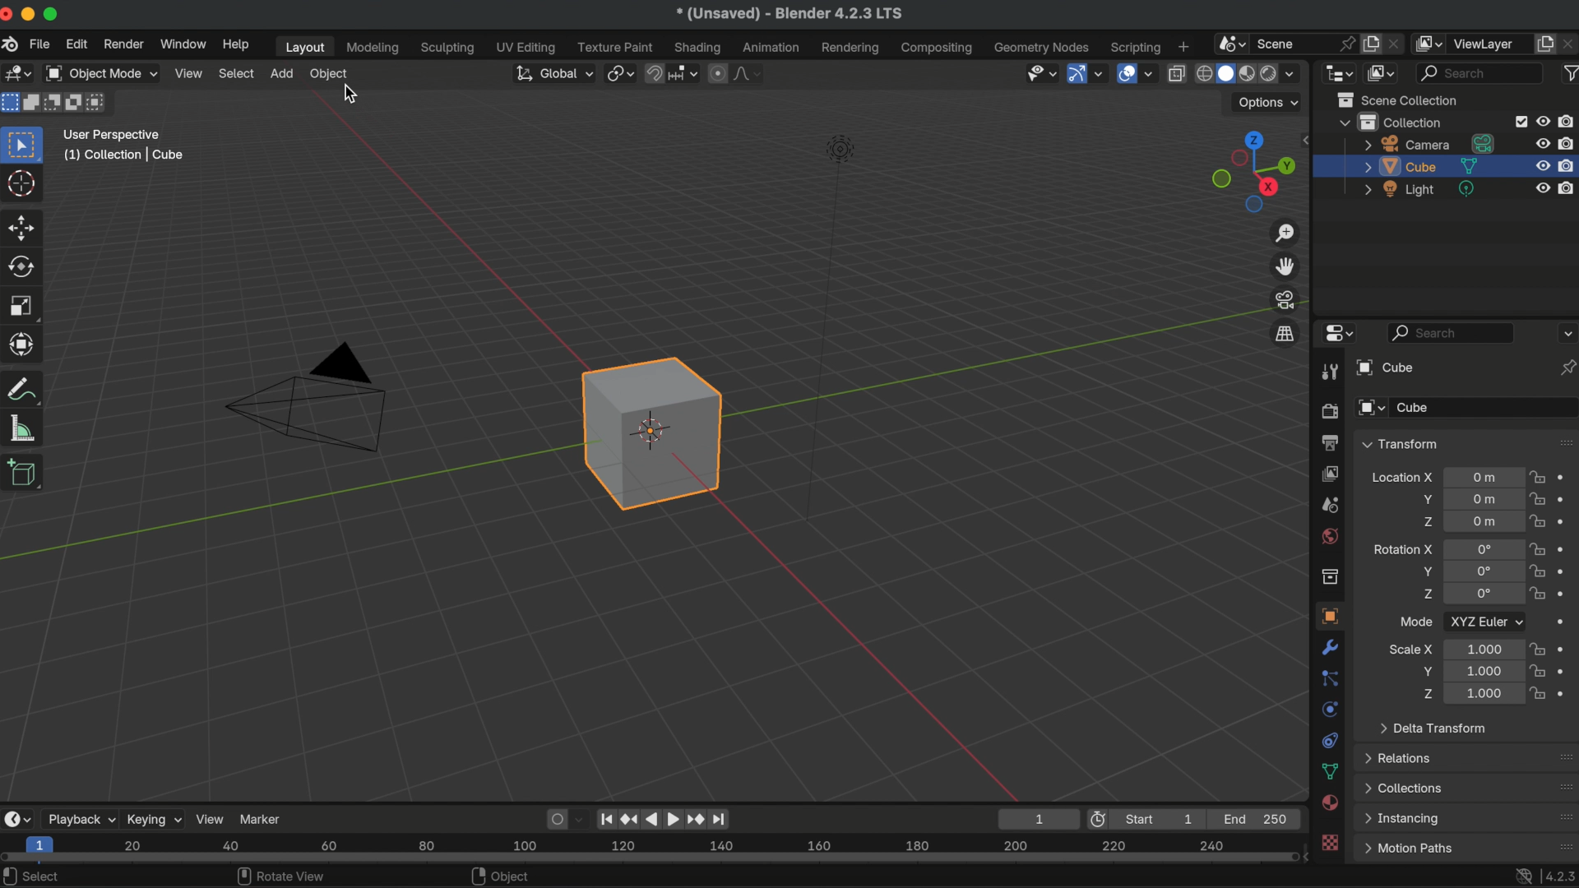 The width and height of the screenshot is (1579, 888). Describe the element at coordinates (1402, 99) in the screenshot. I see `scene collection` at that location.